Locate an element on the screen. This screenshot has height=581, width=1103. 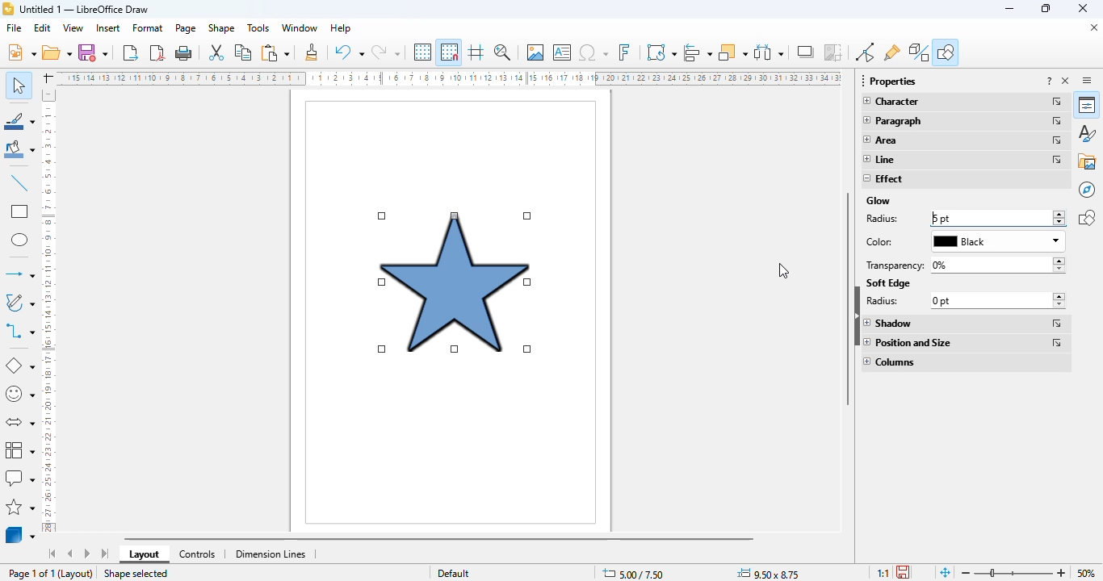
columns is located at coordinates (889, 361).